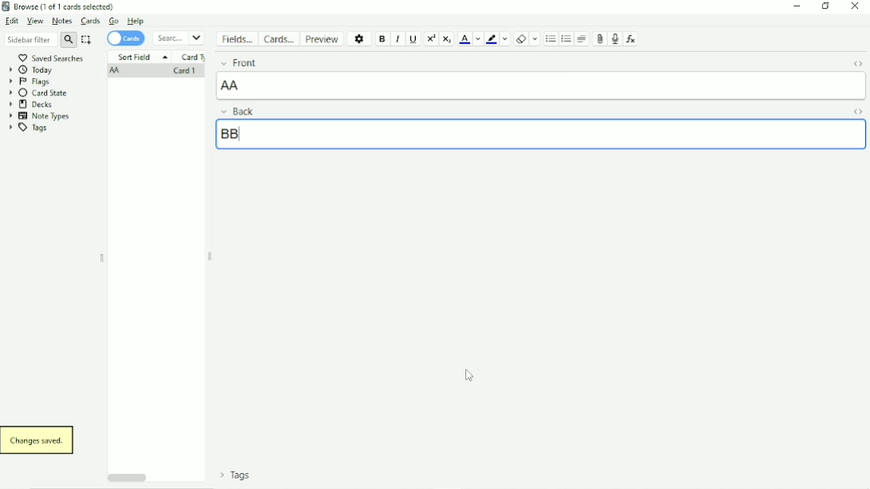  What do you see at coordinates (40, 116) in the screenshot?
I see `Note Types` at bounding box center [40, 116].